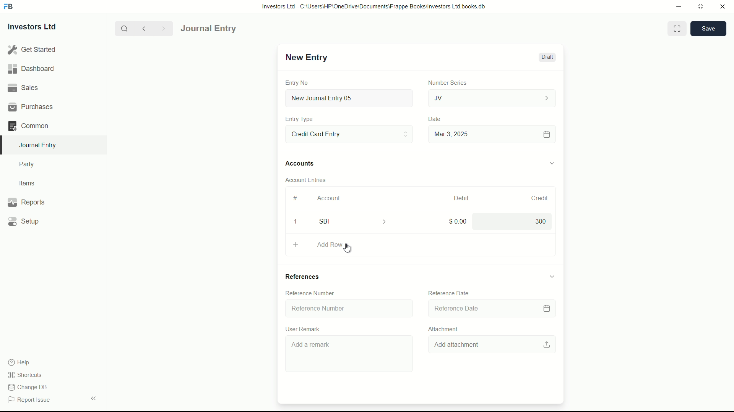  What do you see at coordinates (143, 28) in the screenshot?
I see `previous` at bounding box center [143, 28].